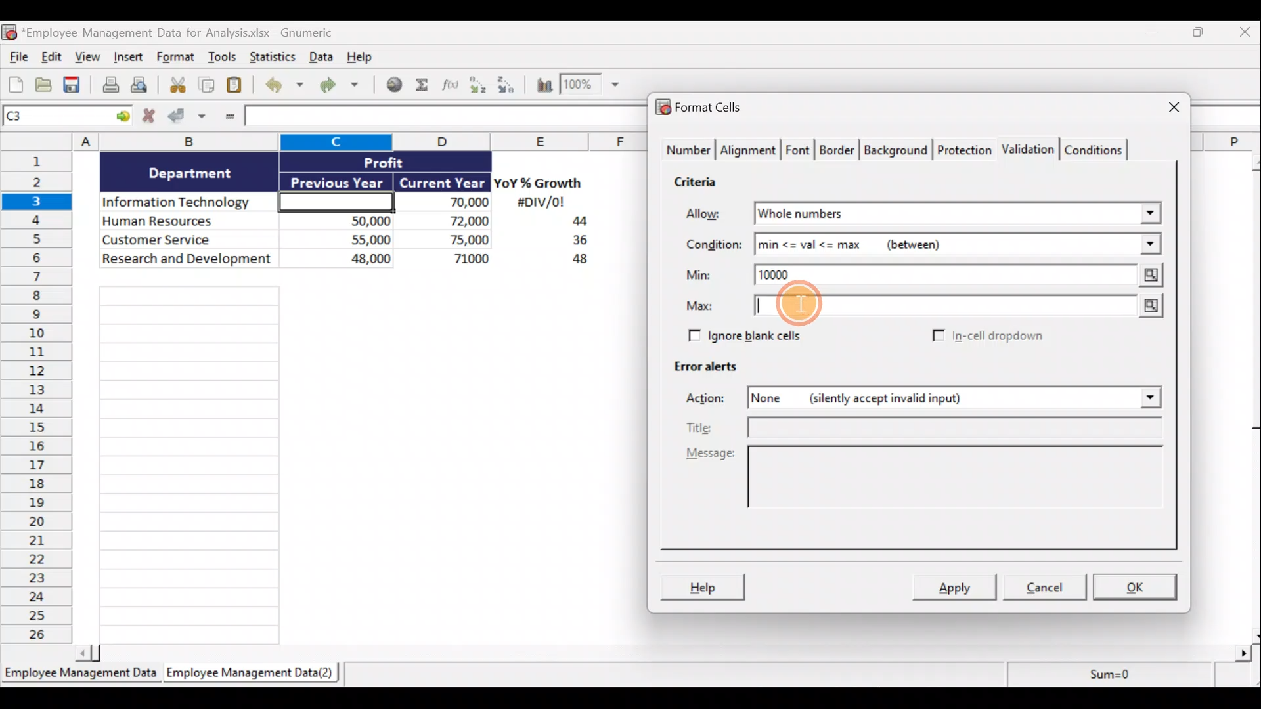 The height and width of the screenshot is (709, 1261). What do you see at coordinates (1162, 108) in the screenshot?
I see `Close` at bounding box center [1162, 108].